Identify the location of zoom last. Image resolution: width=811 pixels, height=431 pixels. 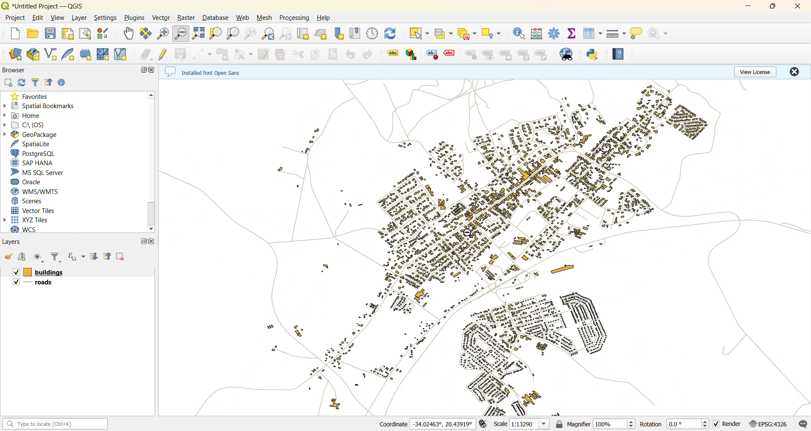
(271, 34).